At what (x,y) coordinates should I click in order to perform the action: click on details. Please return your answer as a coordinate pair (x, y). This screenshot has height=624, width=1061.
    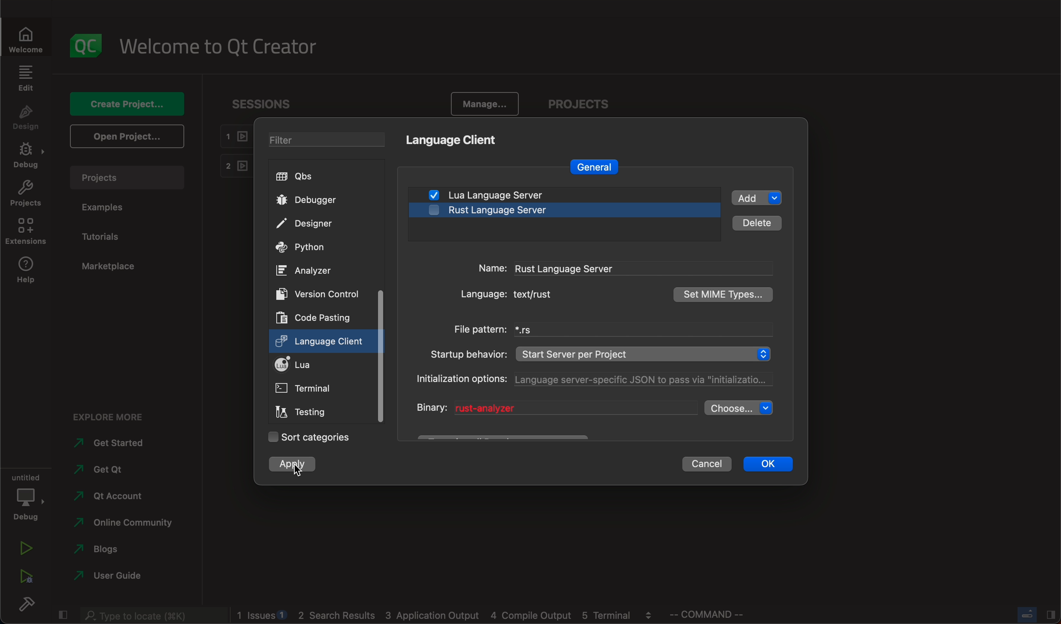
    Looking at the image, I should click on (757, 224).